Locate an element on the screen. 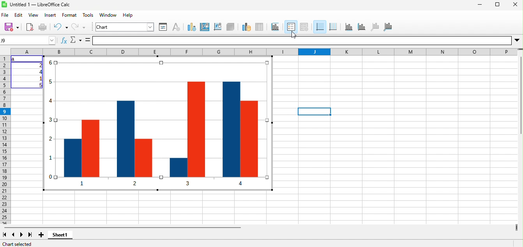  insert is located at coordinates (51, 16).